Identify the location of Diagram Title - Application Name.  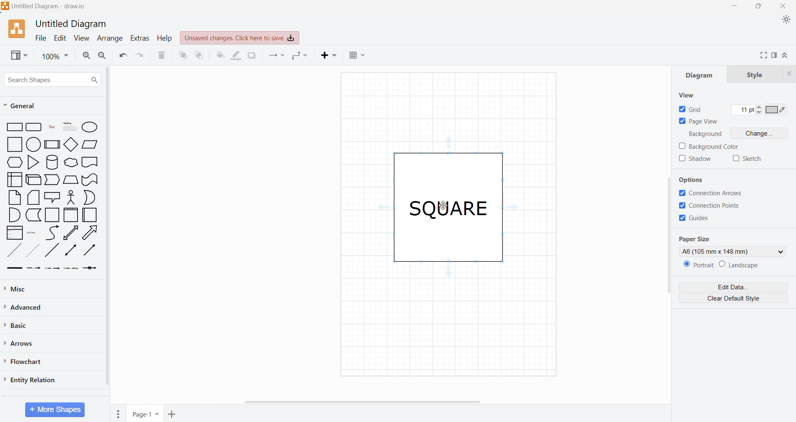
(48, 6).